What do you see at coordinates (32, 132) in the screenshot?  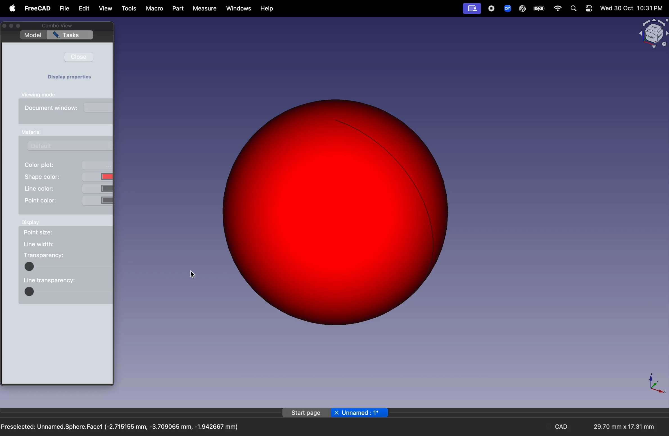 I see `manual` at bounding box center [32, 132].